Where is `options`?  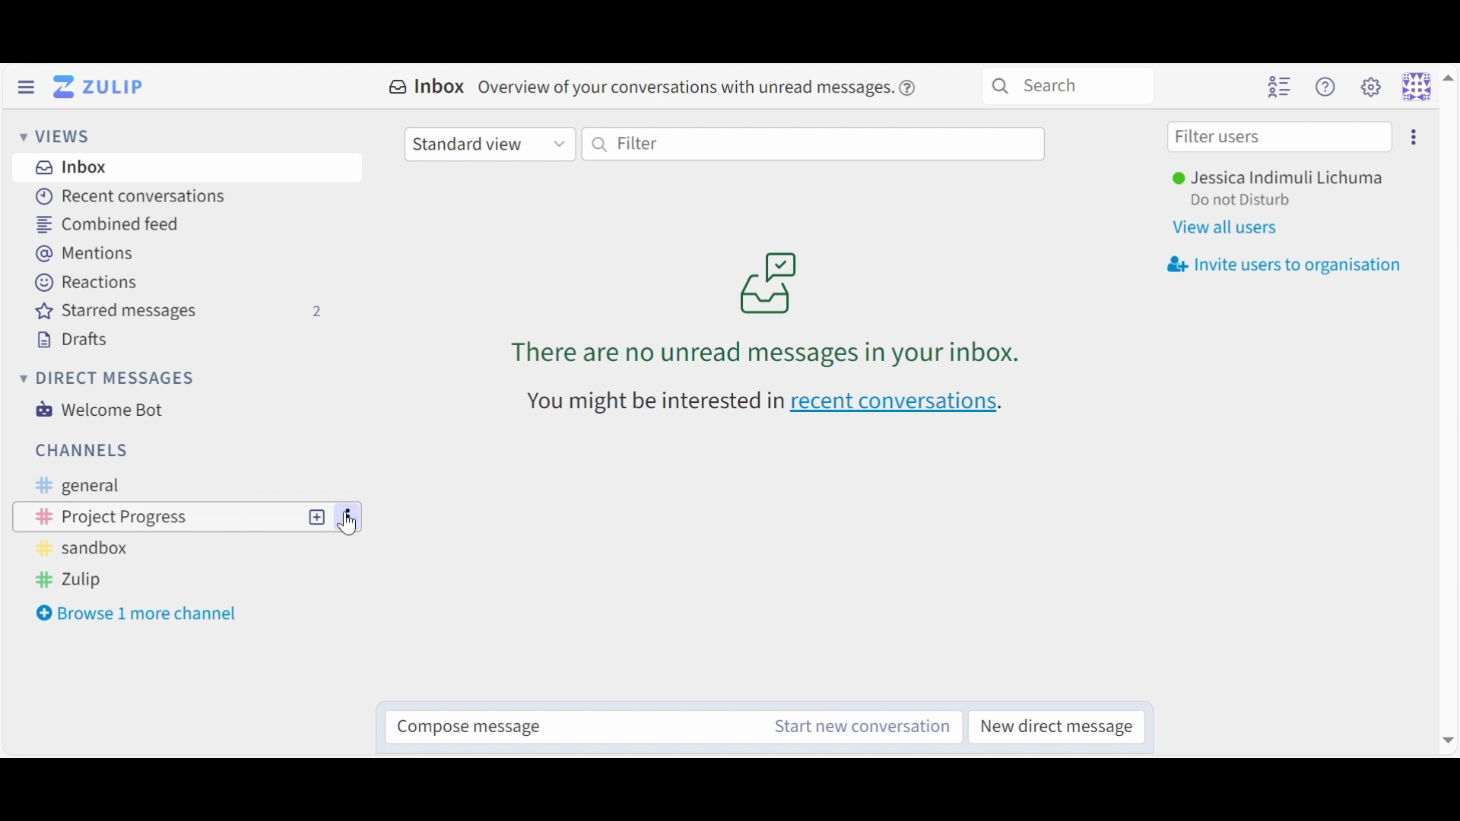 options is located at coordinates (350, 520).